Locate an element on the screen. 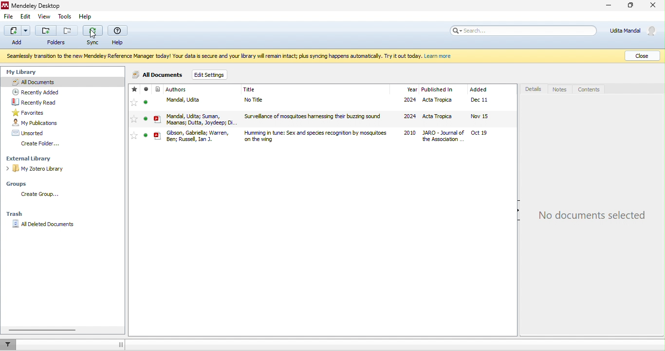 This screenshot has width=665, height=351. file is located at coordinates (318, 135).